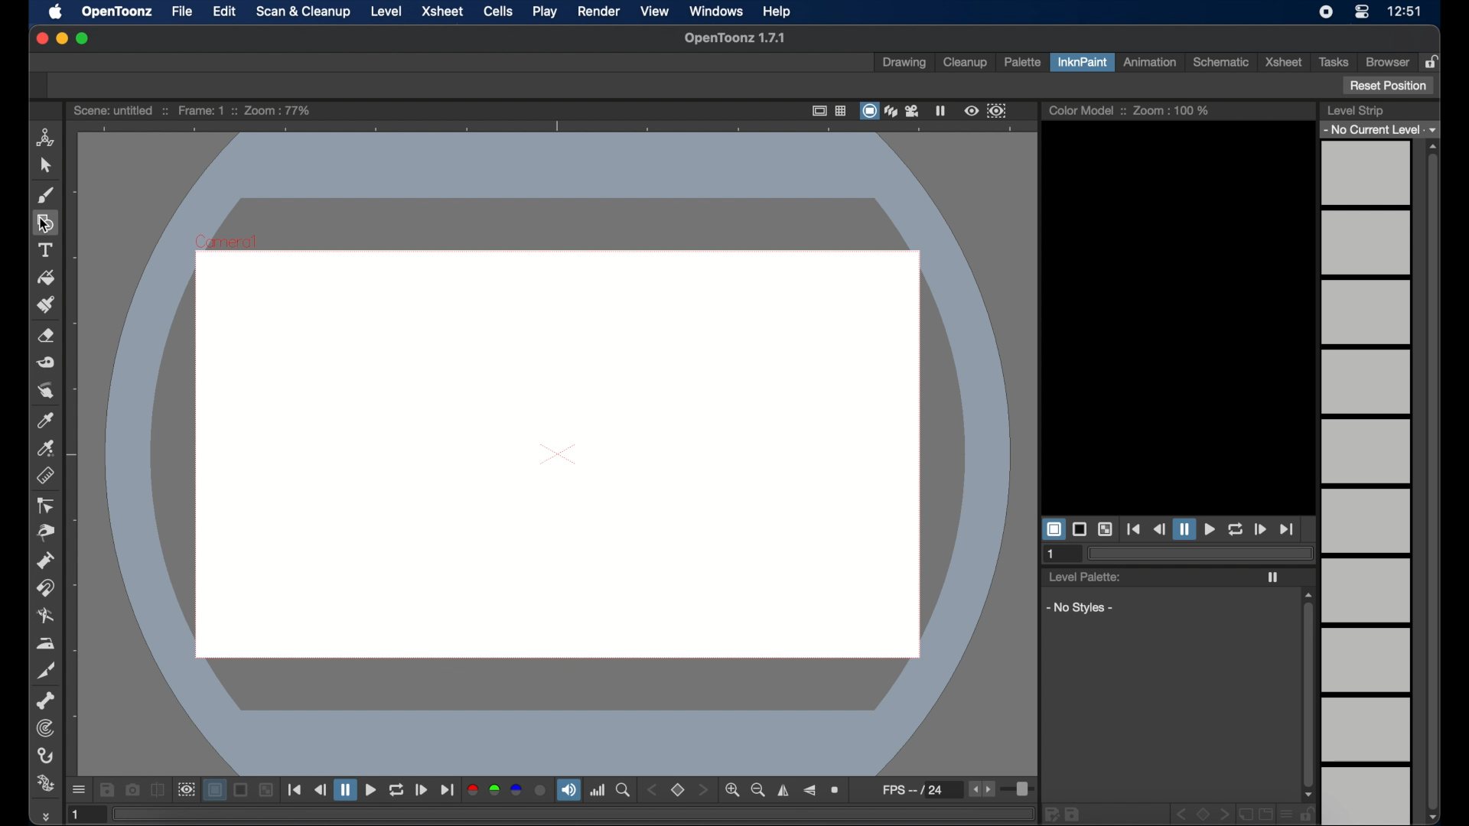 The image size is (1469, 826). What do you see at coordinates (45, 506) in the screenshot?
I see `ontrol point editor tool` at bounding box center [45, 506].